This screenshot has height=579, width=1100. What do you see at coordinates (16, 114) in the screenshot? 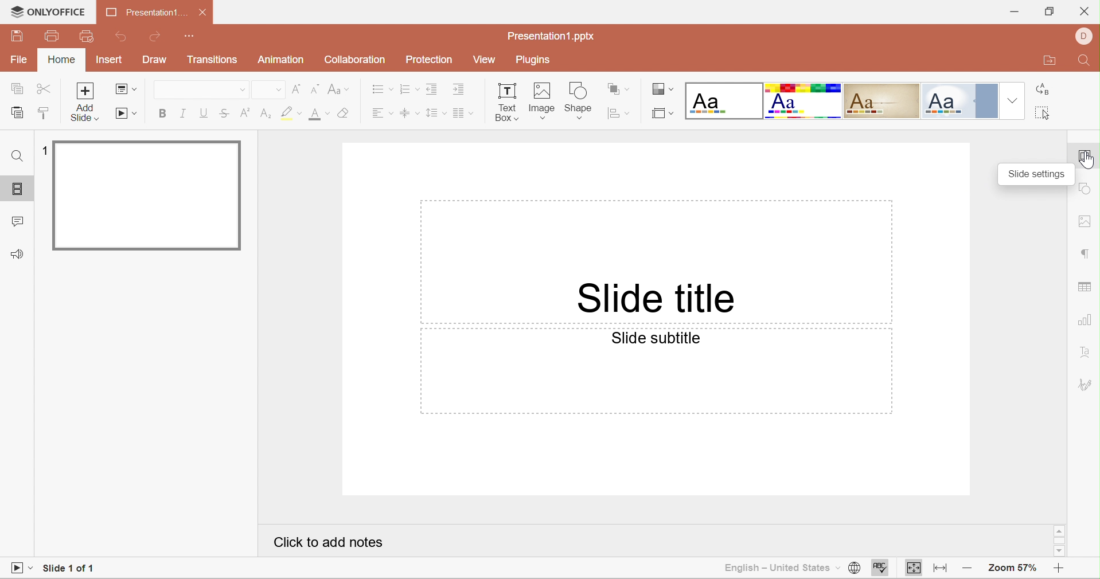
I see `Paste` at bounding box center [16, 114].